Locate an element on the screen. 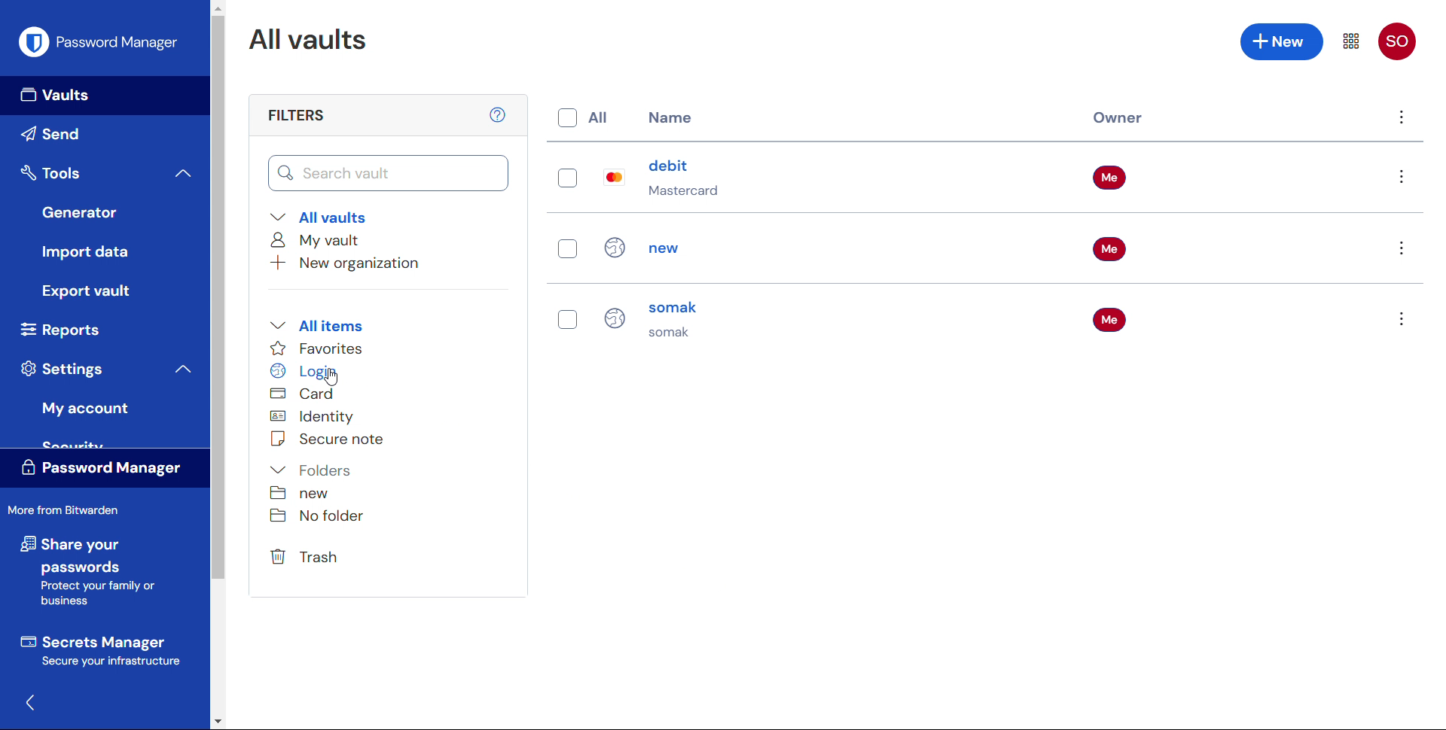 This screenshot has height=730, width=1446. Scroll down  is located at coordinates (220, 719).